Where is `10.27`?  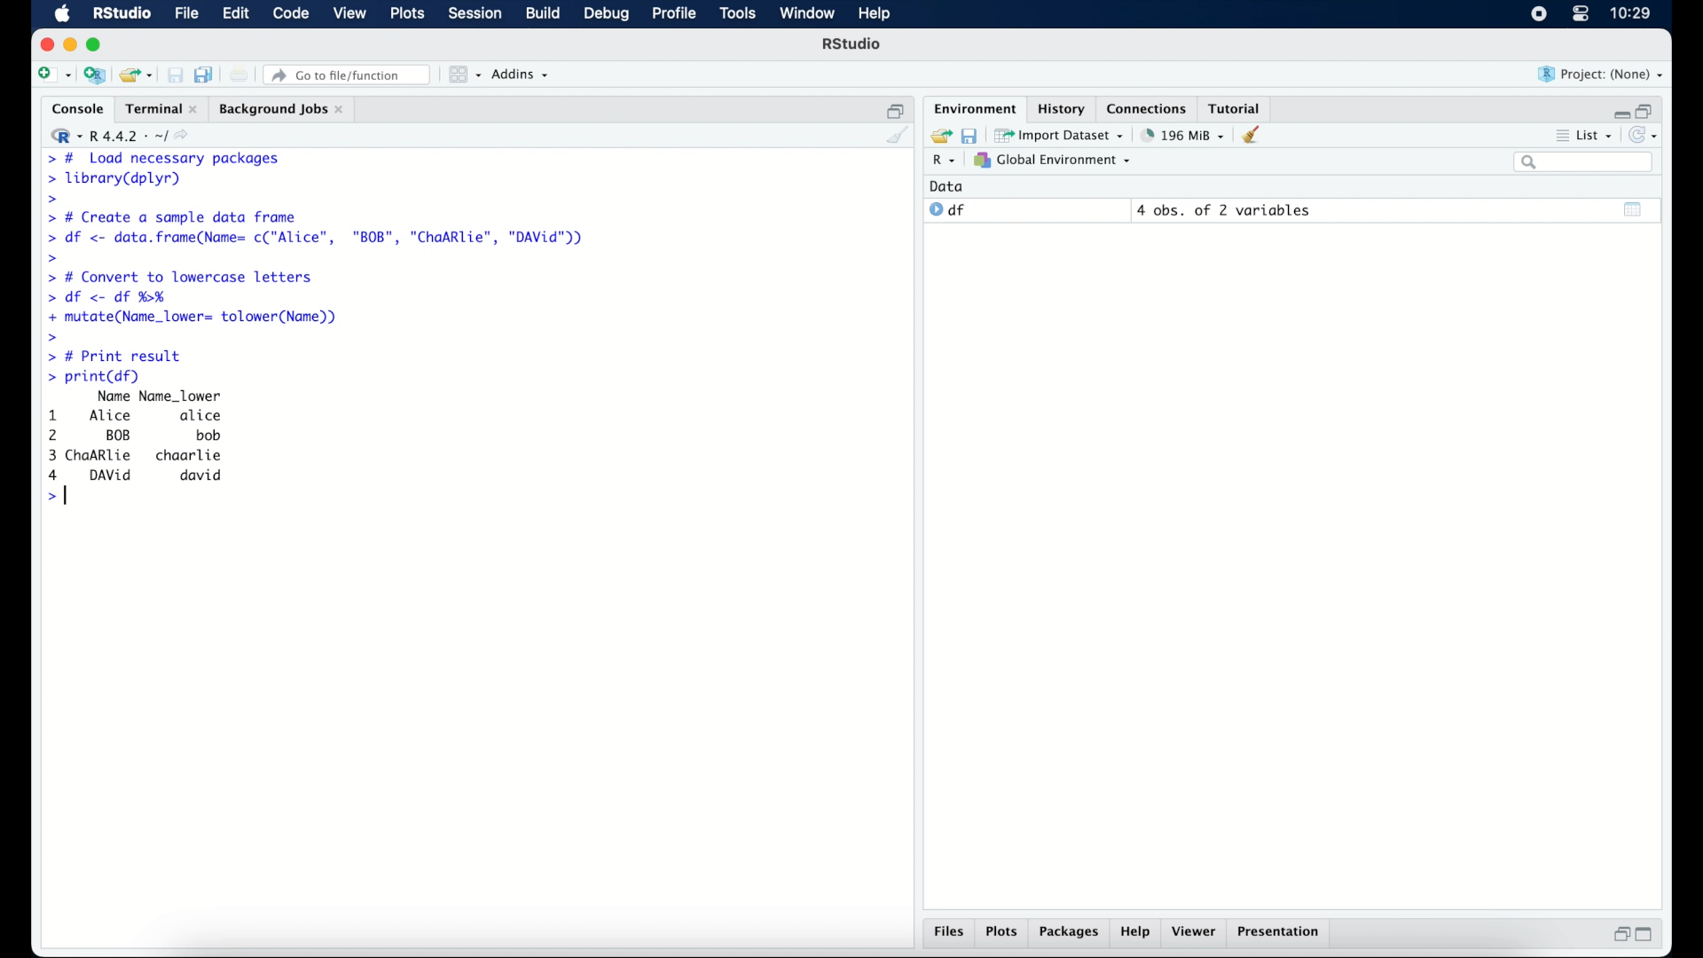 10.27 is located at coordinates (1630, 13).